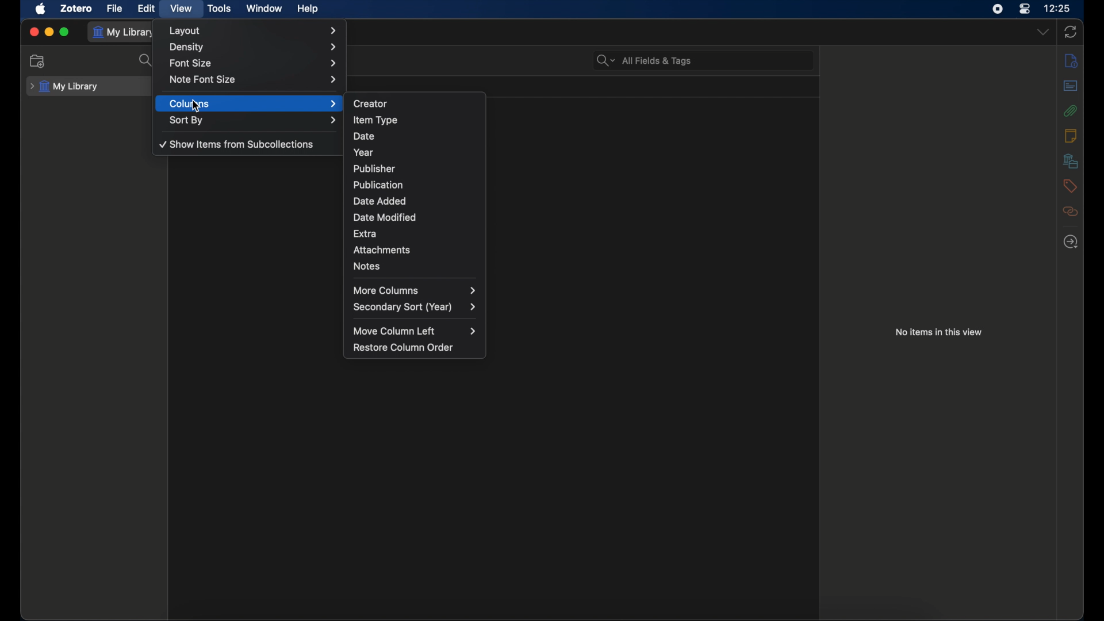  What do you see at coordinates (385, 217) in the screenshot?
I see `date modified` at bounding box center [385, 217].